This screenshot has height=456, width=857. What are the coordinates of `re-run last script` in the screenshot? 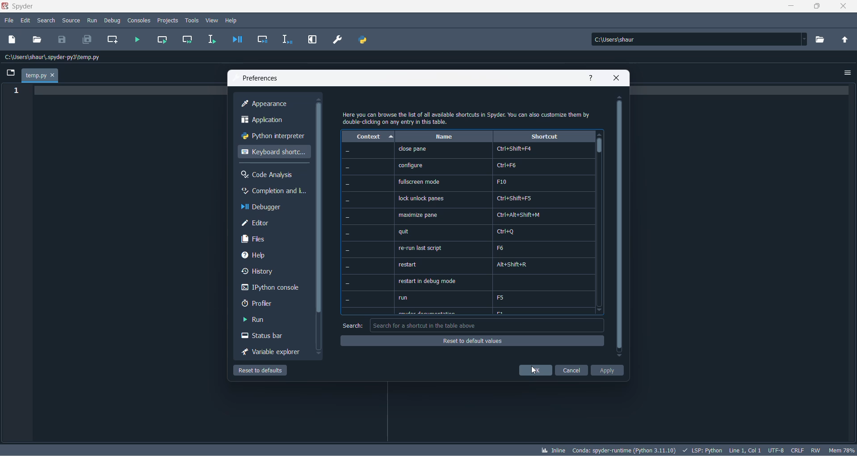 It's located at (419, 249).